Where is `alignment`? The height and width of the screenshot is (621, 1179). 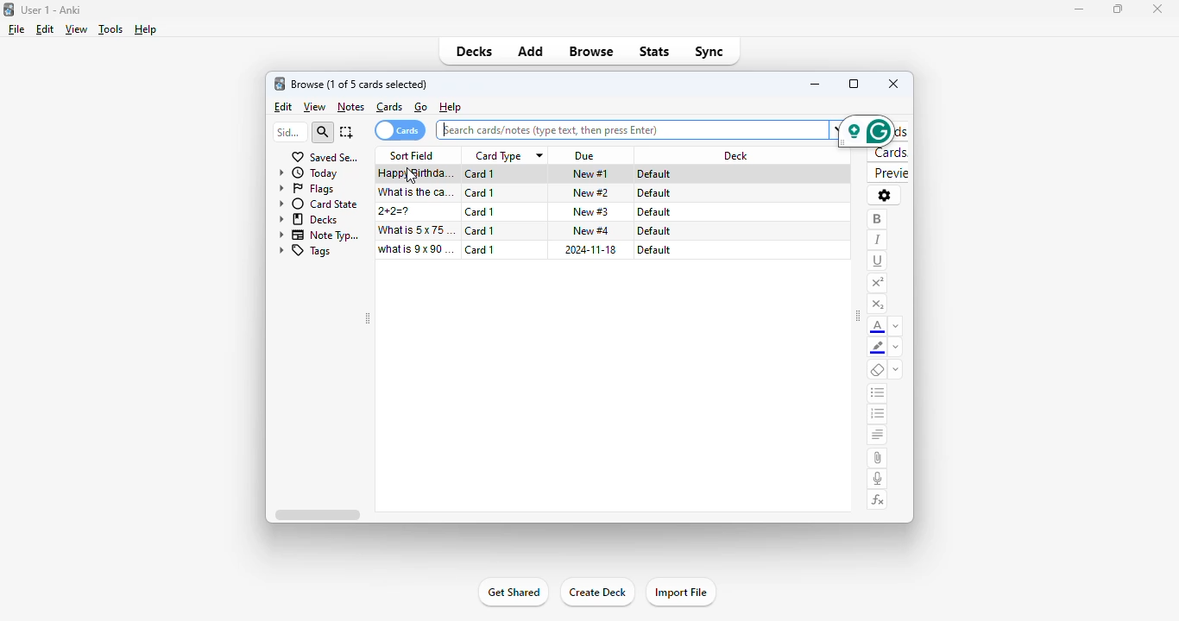 alignment is located at coordinates (878, 436).